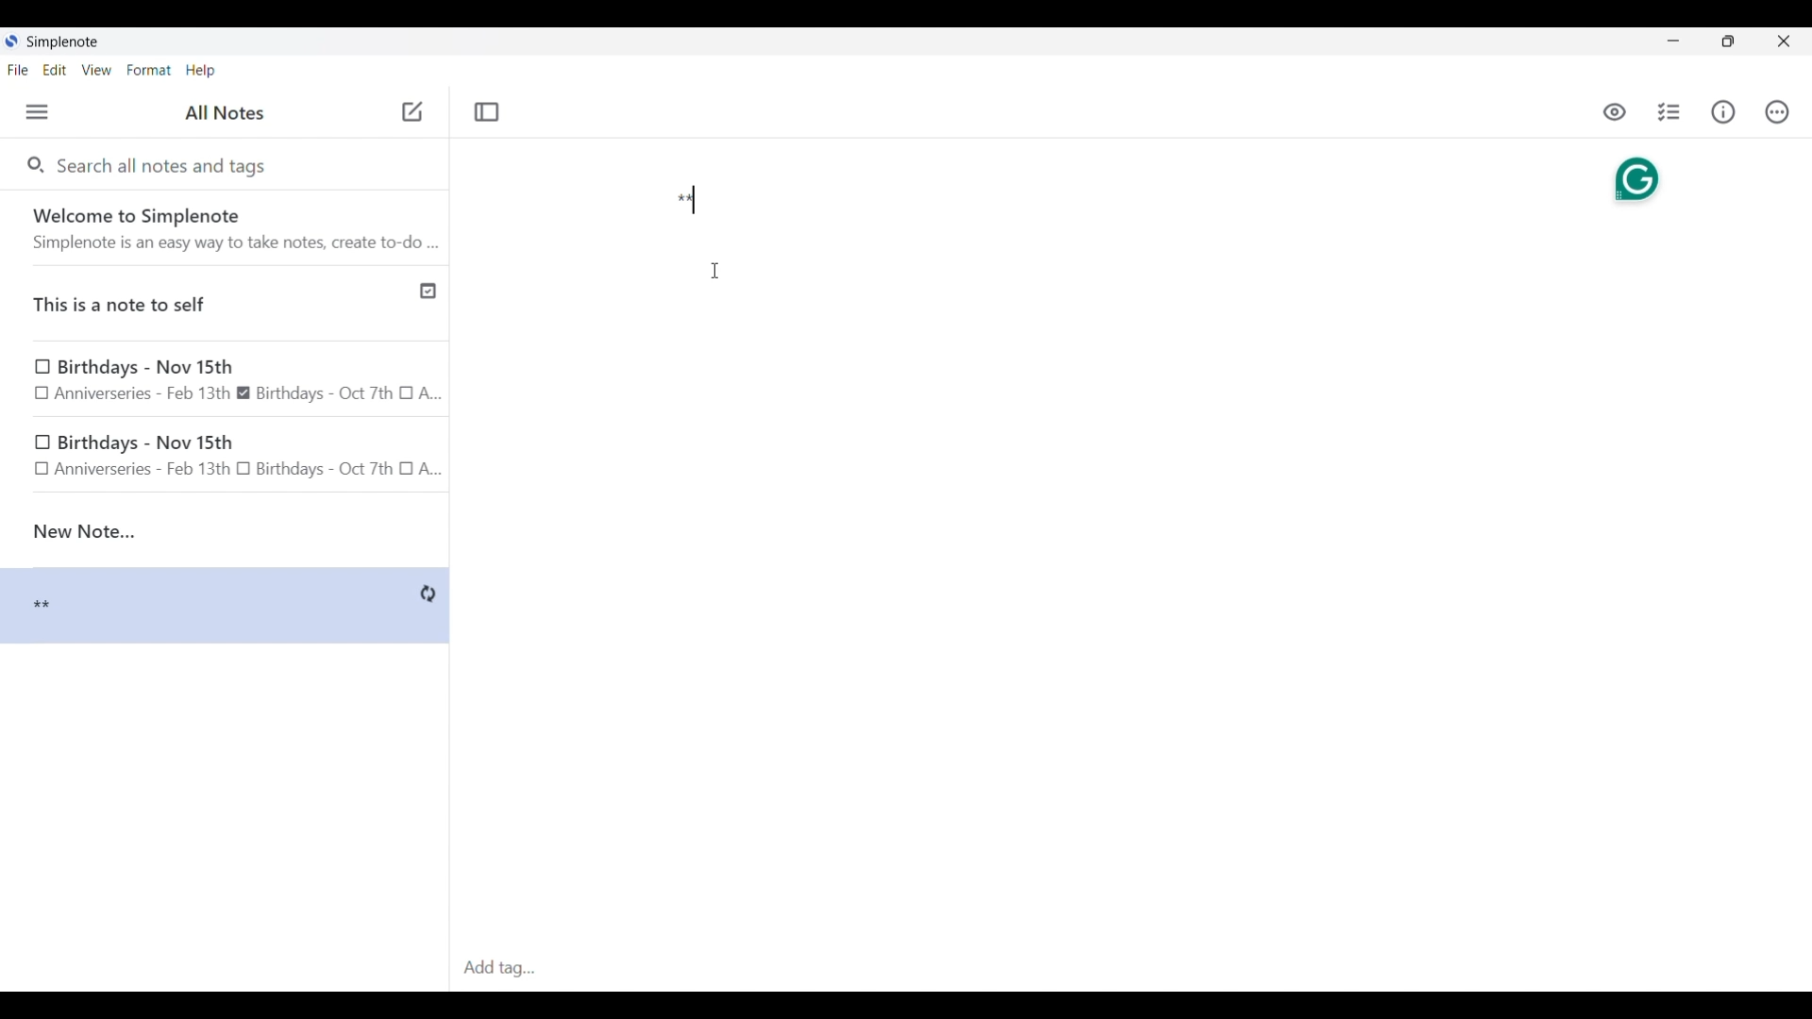 Image resolution: width=1812 pixels, height=1019 pixels. I want to click on Cursor position unchanged, so click(715, 271).